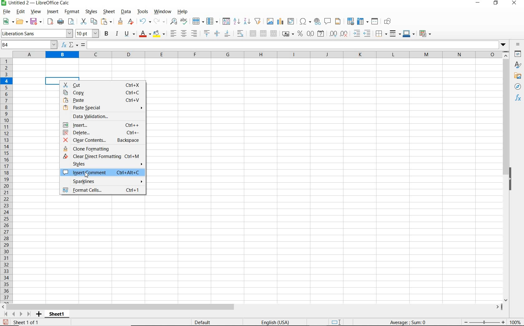 The image size is (524, 326). I want to click on sort ascending, so click(236, 22).